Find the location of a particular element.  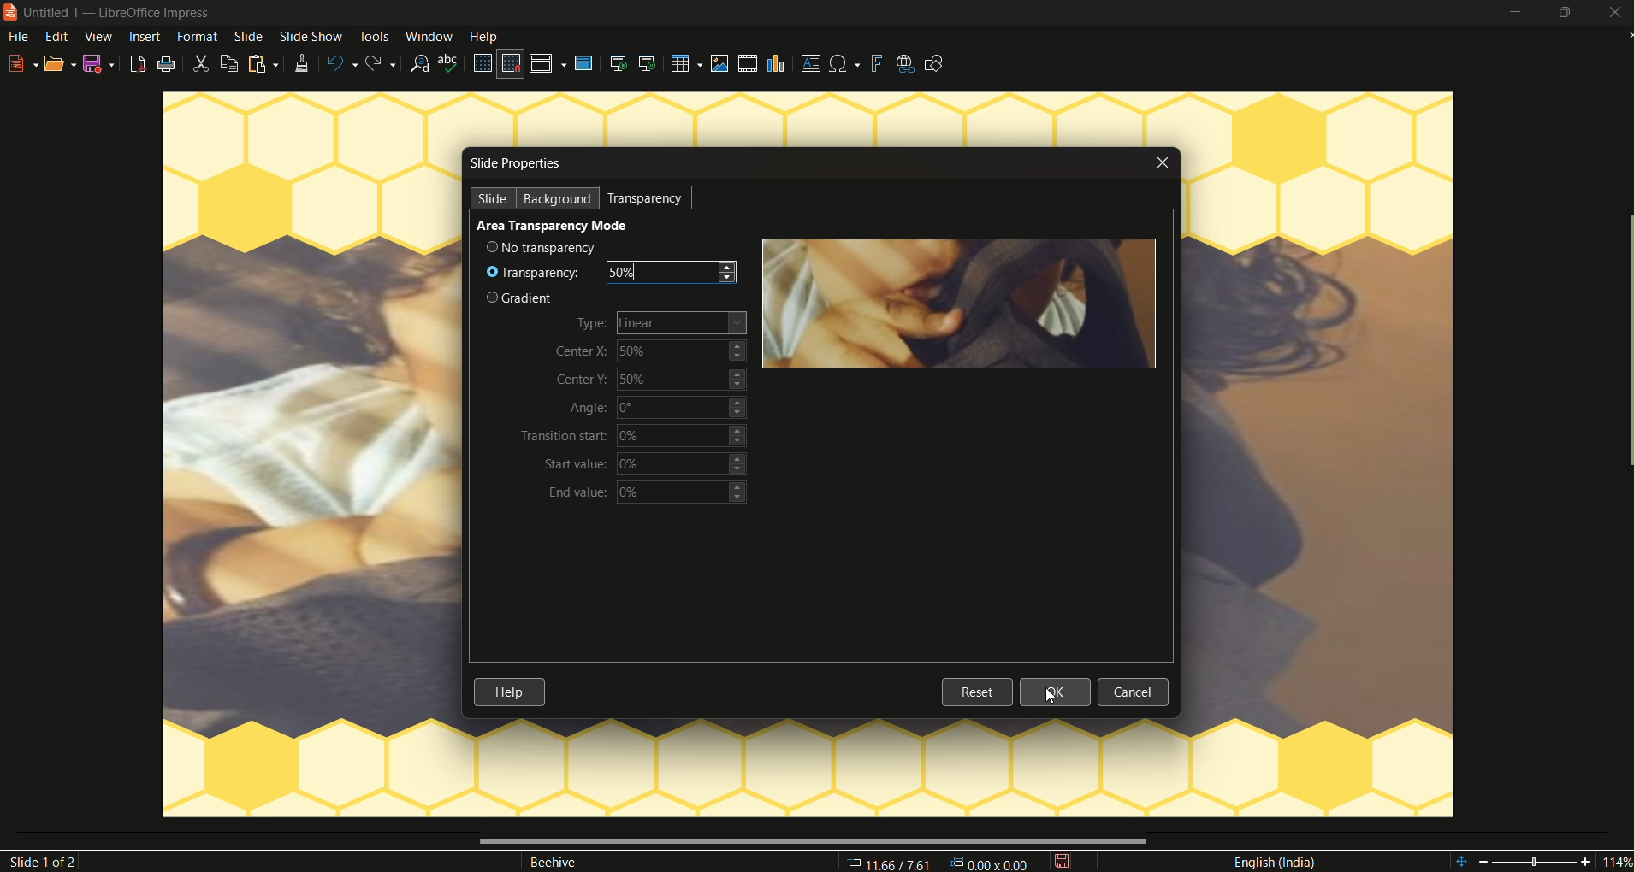

50% is located at coordinates (684, 352).